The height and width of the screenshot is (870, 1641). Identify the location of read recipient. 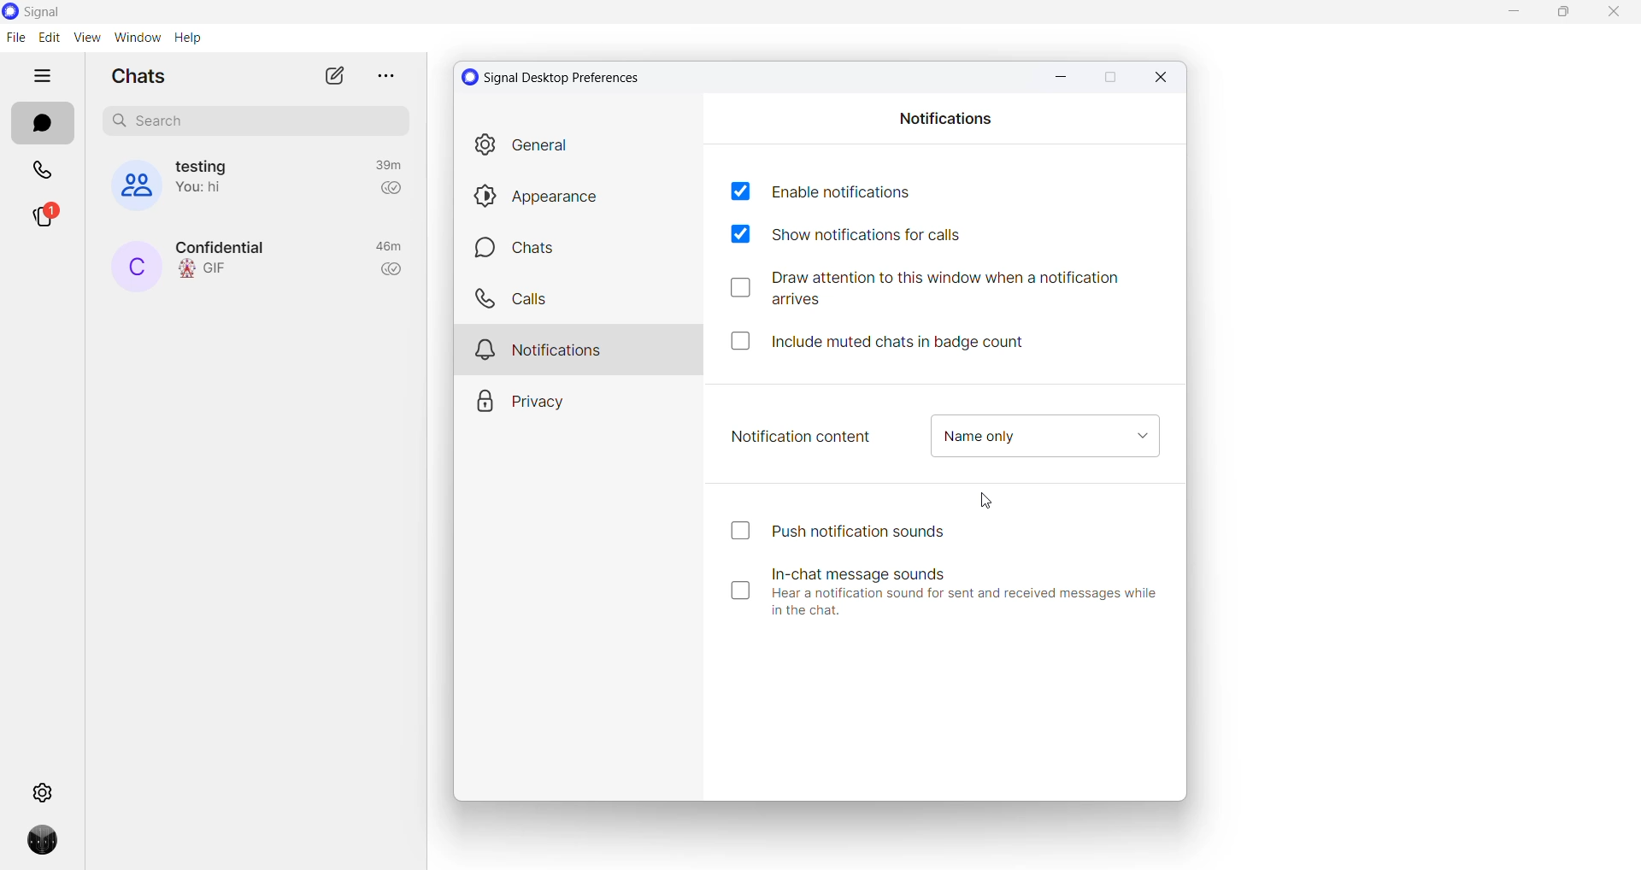
(393, 271).